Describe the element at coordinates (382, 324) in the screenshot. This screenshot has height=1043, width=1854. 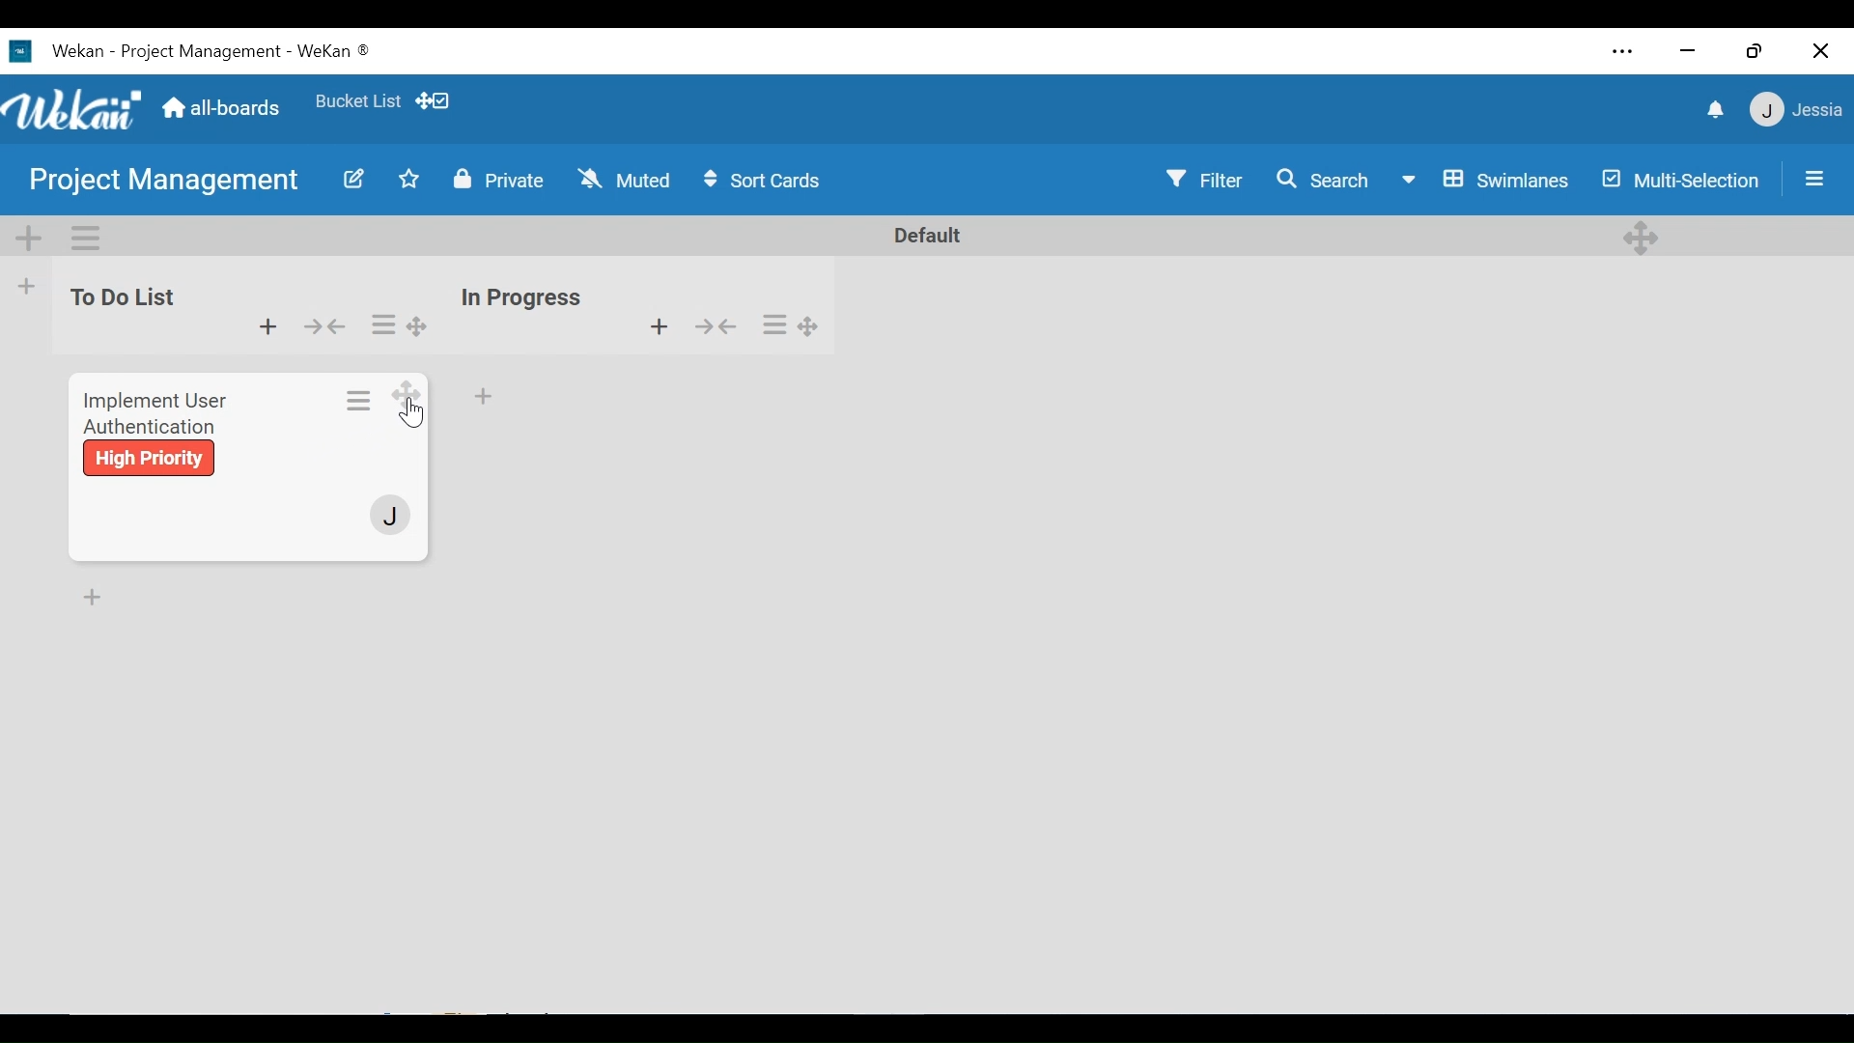
I see `list actions` at that location.